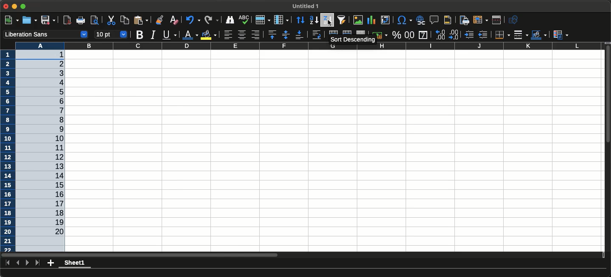 The image size is (611, 277). What do you see at coordinates (57, 185) in the screenshot?
I see `15` at bounding box center [57, 185].